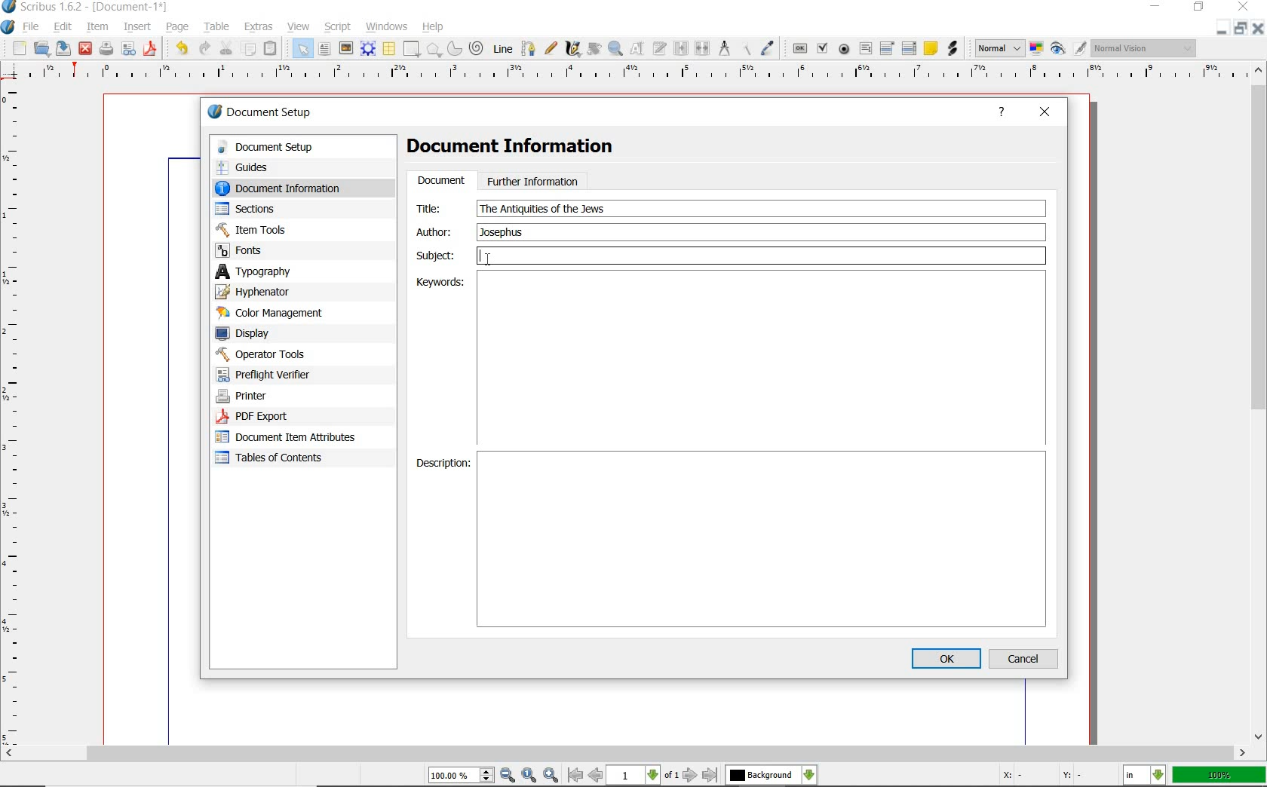 This screenshot has height=787, width=1267. Describe the element at coordinates (660, 50) in the screenshot. I see `edit text with story editor` at that location.